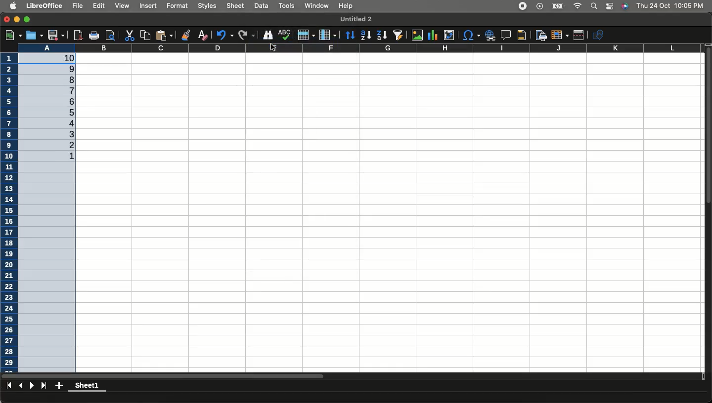  I want to click on Sort ascending, so click(366, 35).